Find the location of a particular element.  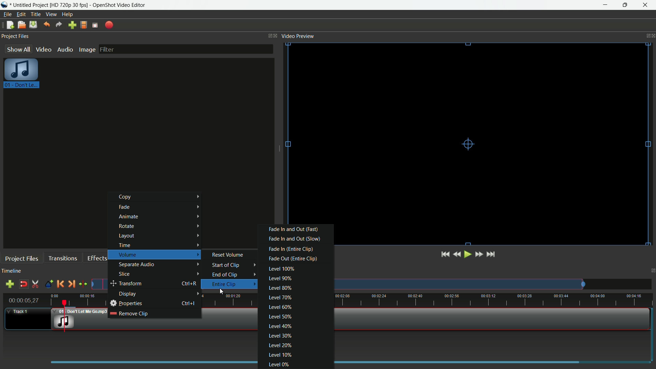

close project files is located at coordinates (276, 35).